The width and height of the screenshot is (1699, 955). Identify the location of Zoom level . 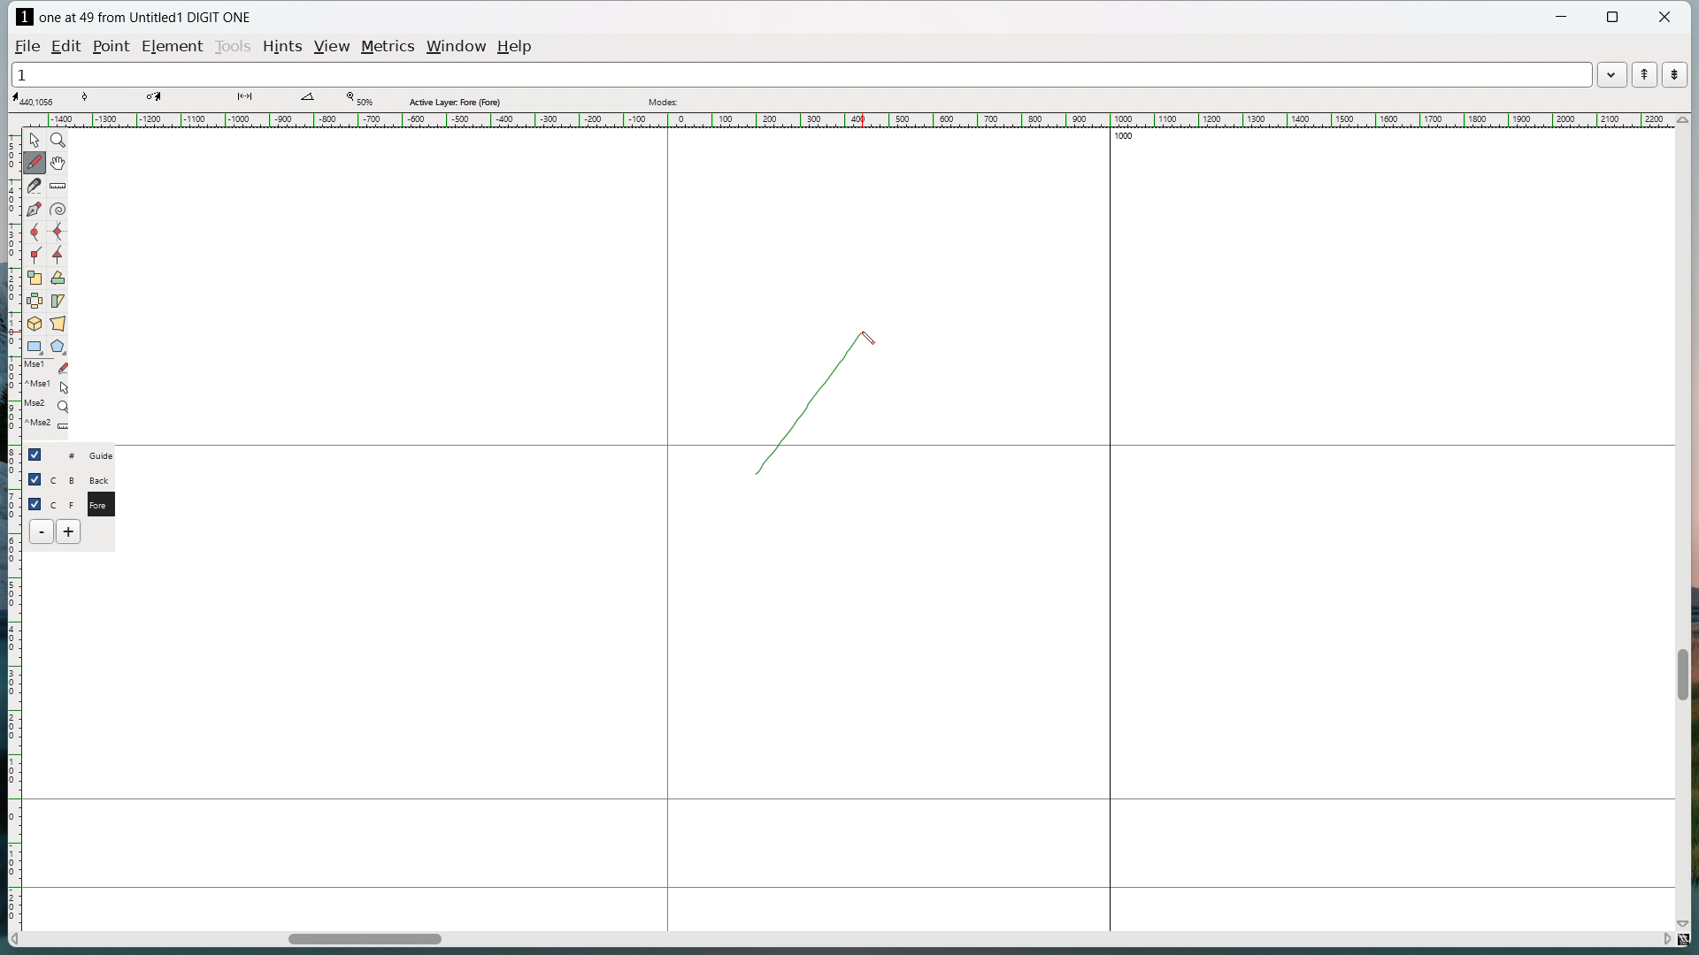
(358, 99).